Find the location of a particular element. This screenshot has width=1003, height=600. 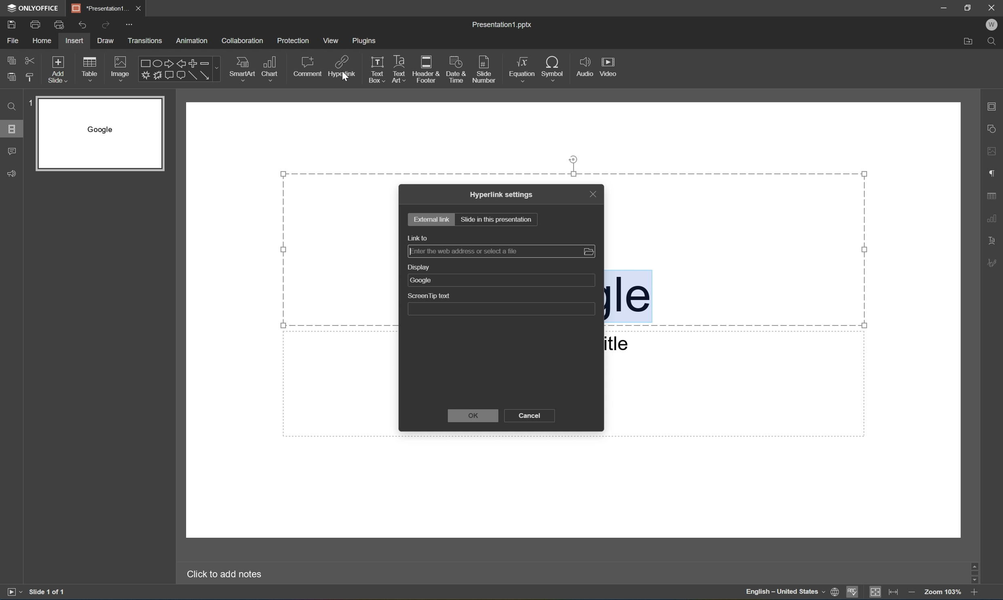

Copy is located at coordinates (11, 59).